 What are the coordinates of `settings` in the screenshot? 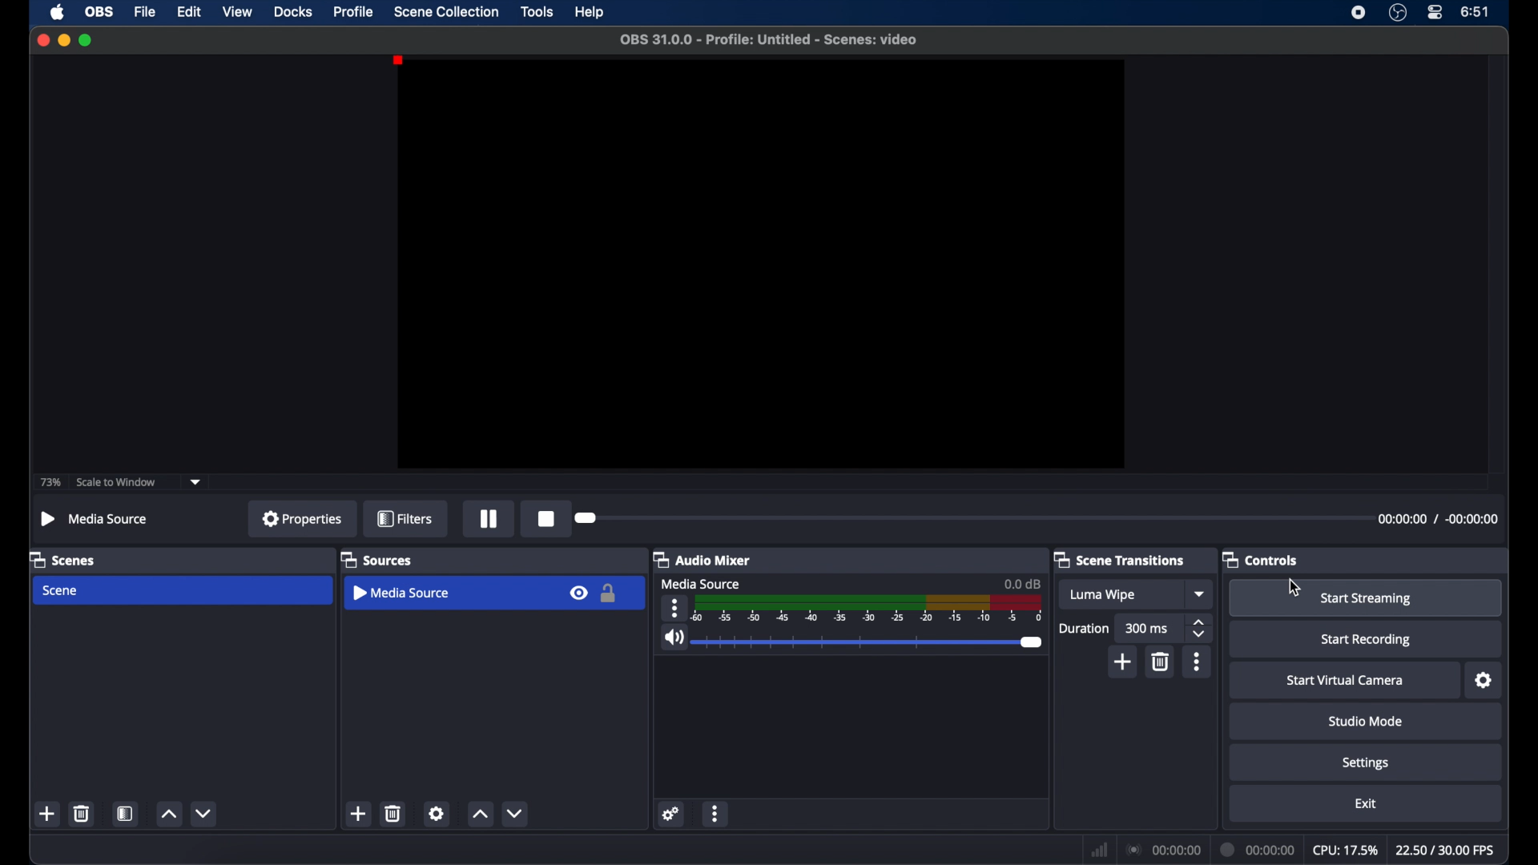 It's located at (437, 813).